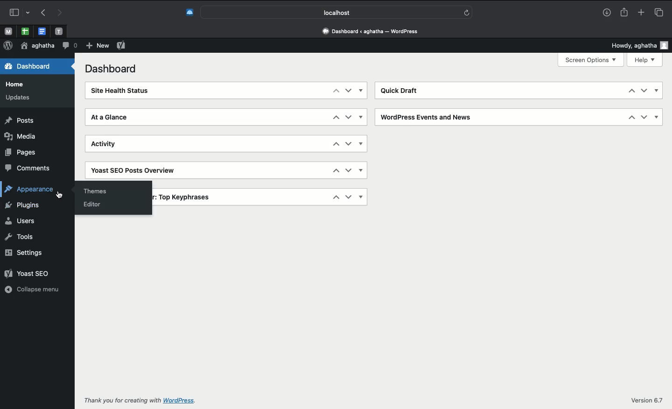 This screenshot has height=409, width=672. What do you see at coordinates (112, 146) in the screenshot?
I see `Activity` at bounding box center [112, 146].